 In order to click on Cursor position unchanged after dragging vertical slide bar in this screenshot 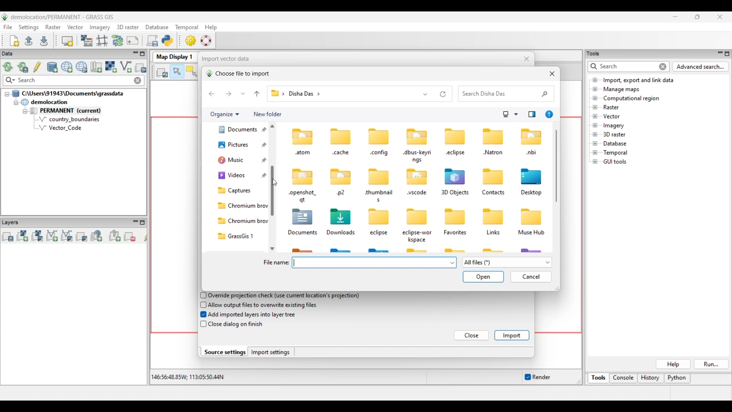, I will do `click(274, 182)`.